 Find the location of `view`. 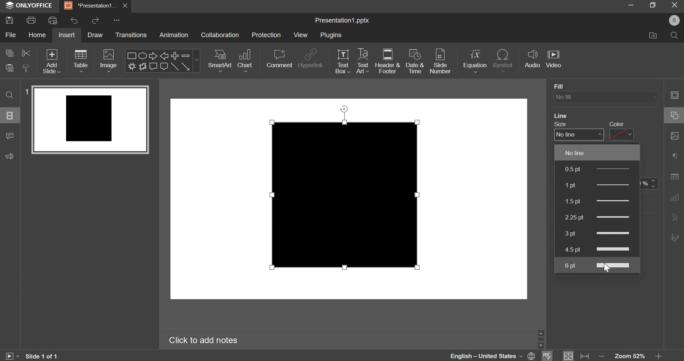

view is located at coordinates (301, 35).